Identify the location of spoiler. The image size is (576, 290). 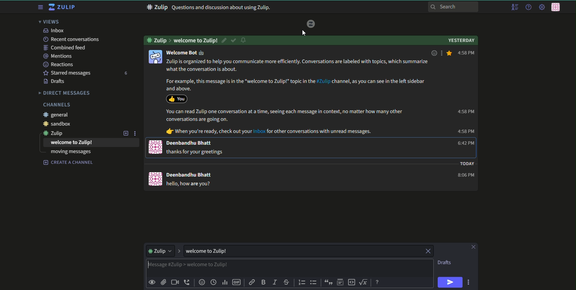
(340, 282).